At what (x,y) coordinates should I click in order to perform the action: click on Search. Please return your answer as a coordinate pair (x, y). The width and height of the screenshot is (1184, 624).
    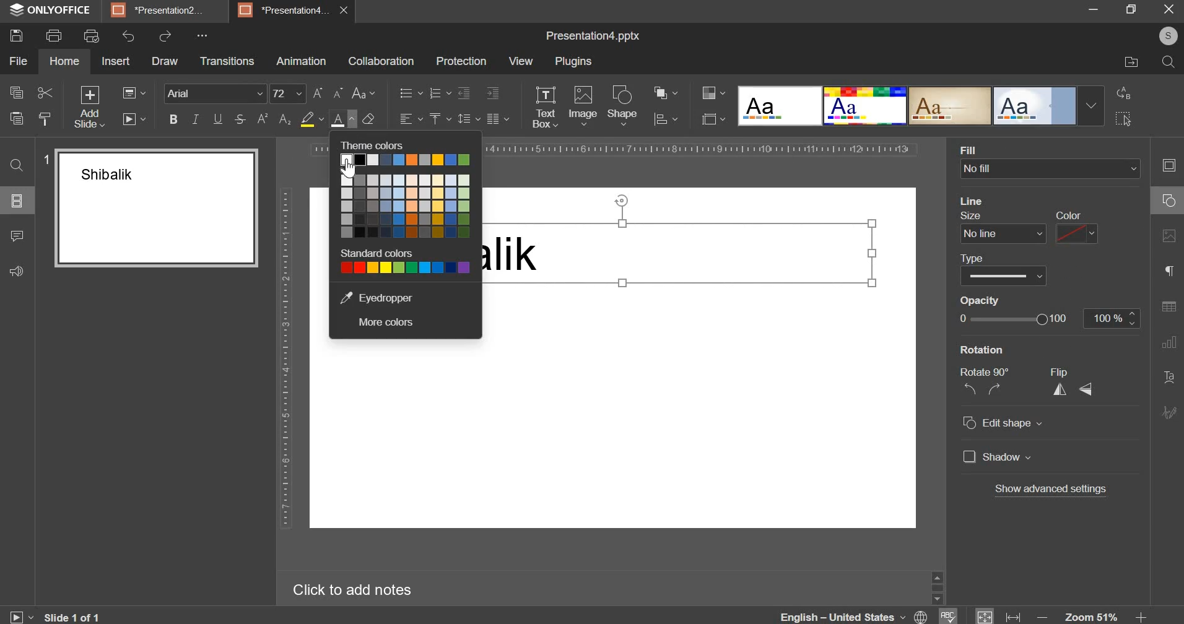
    Looking at the image, I should click on (1167, 63).